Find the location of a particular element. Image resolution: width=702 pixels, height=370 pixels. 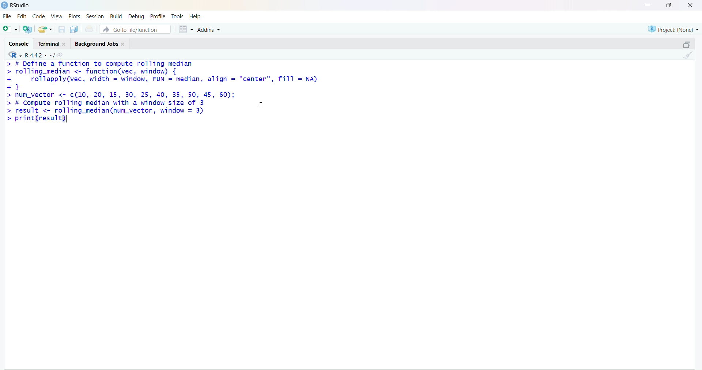

profile is located at coordinates (158, 16).